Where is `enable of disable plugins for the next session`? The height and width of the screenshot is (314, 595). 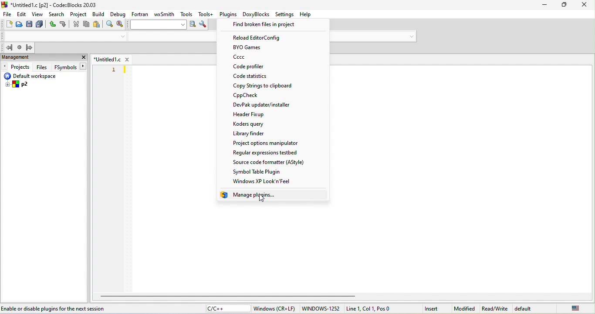 enable of disable plugins for the next session is located at coordinates (57, 307).